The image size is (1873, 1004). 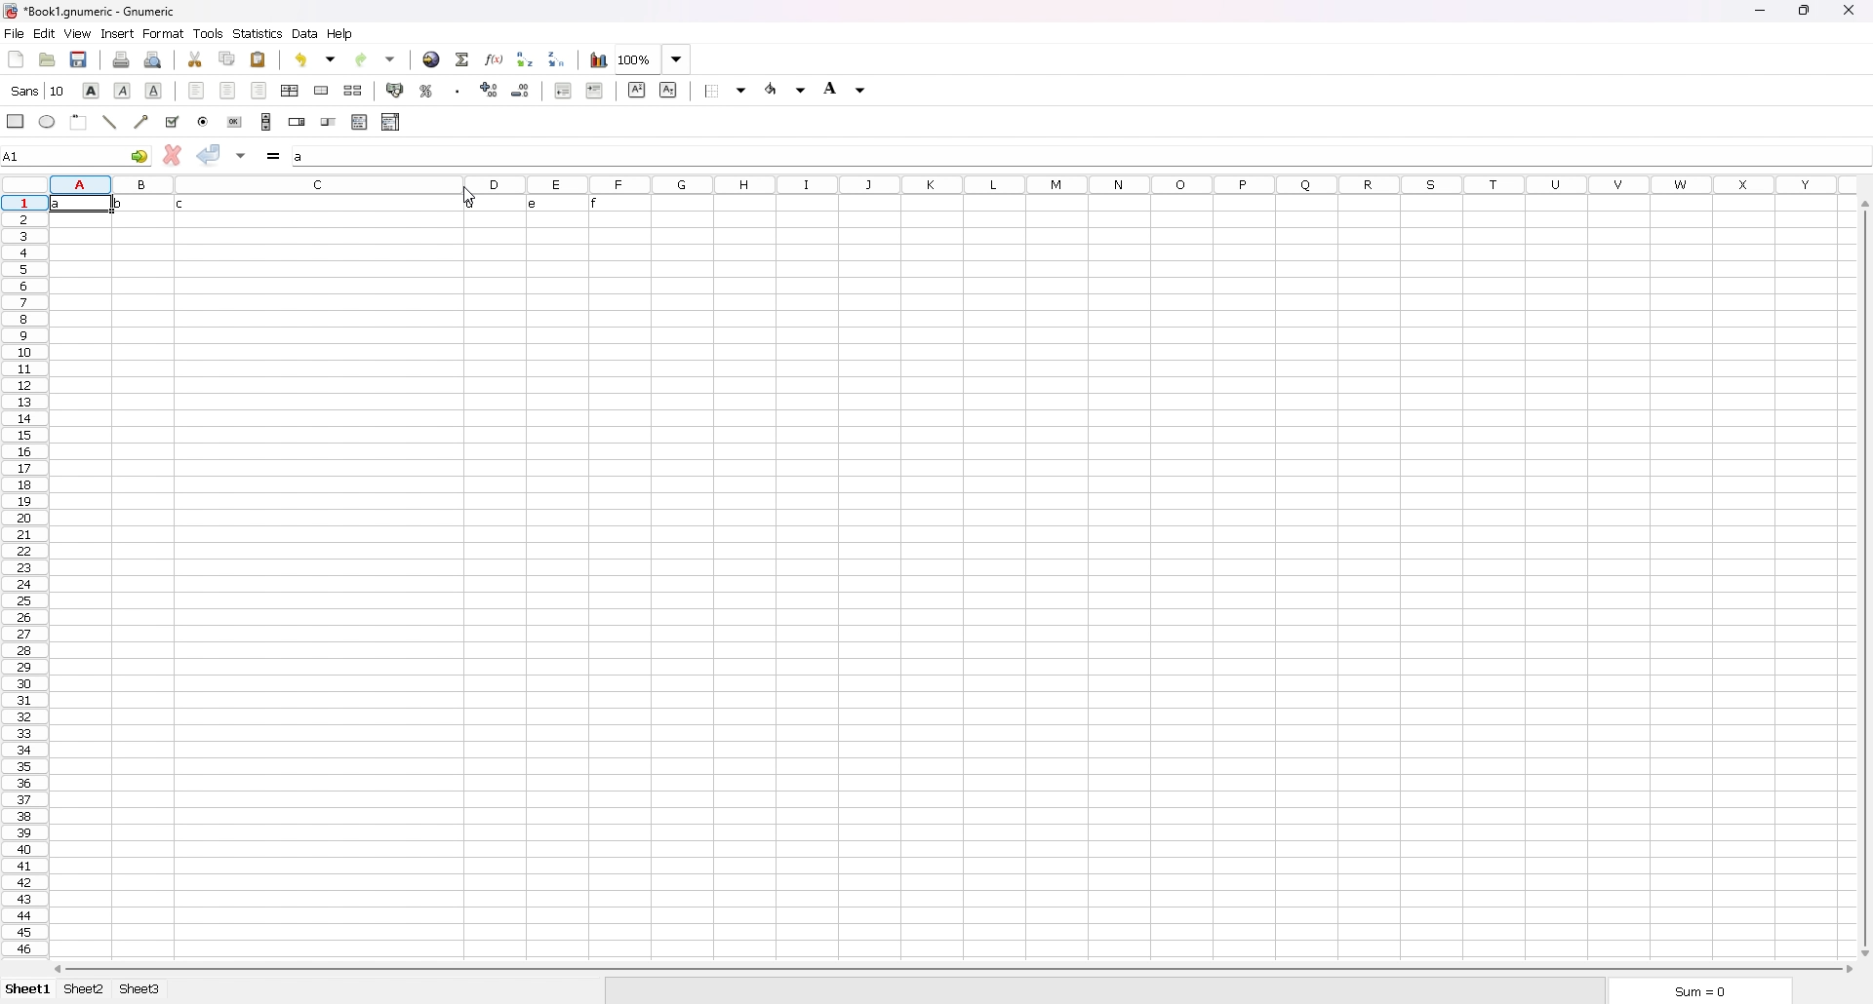 What do you see at coordinates (40, 90) in the screenshot?
I see `font` at bounding box center [40, 90].